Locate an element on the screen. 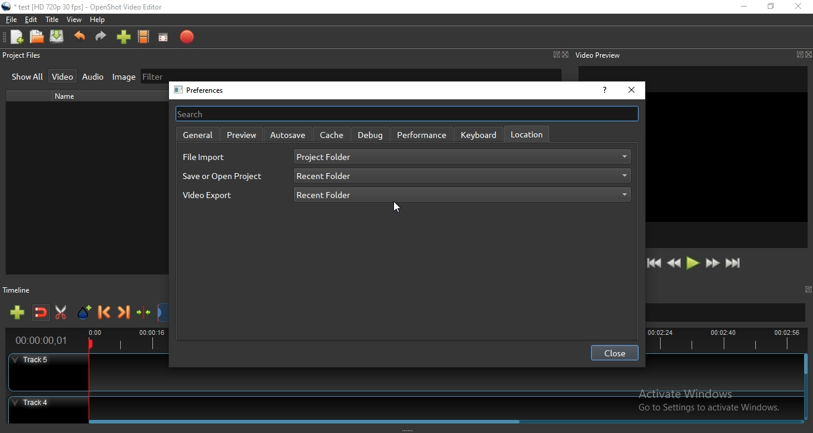  cursor is located at coordinates (399, 208).